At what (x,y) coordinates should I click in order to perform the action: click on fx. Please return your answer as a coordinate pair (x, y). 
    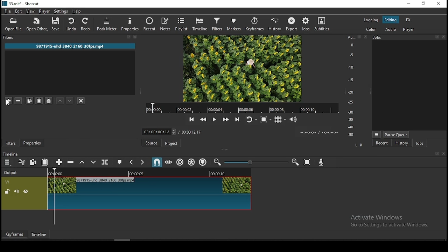
    Looking at the image, I should click on (408, 19).